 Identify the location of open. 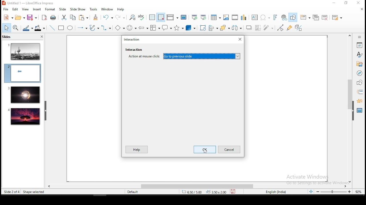
(20, 18).